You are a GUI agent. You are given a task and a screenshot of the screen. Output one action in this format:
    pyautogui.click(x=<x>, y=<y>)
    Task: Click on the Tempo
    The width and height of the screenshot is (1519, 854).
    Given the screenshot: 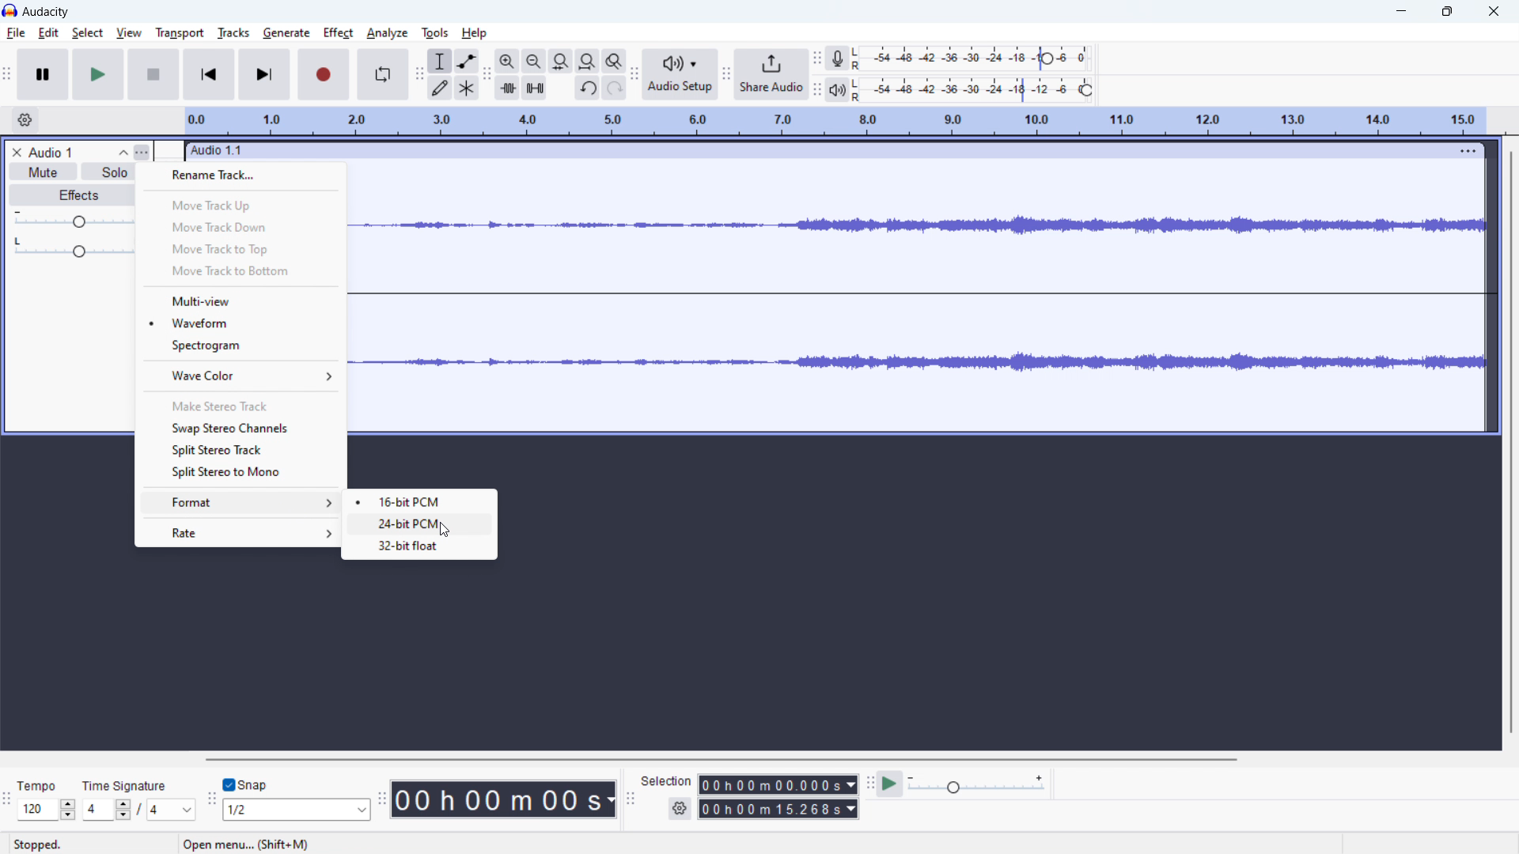 What is the action you would take?
    pyautogui.click(x=32, y=782)
    